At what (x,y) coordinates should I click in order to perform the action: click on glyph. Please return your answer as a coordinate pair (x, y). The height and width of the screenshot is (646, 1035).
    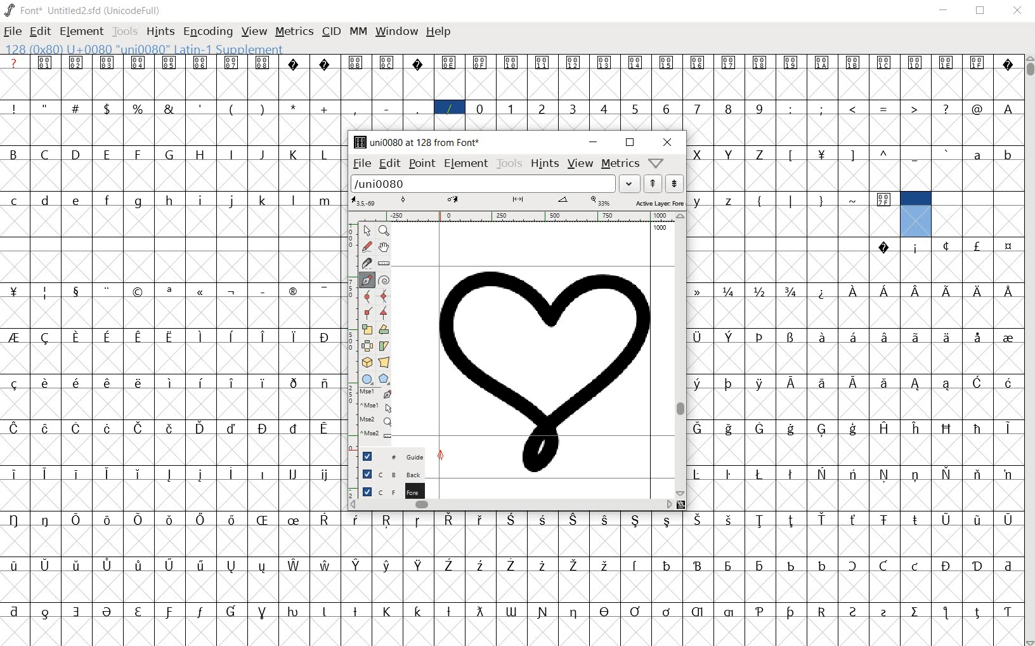
    Looking at the image, I should click on (76, 63).